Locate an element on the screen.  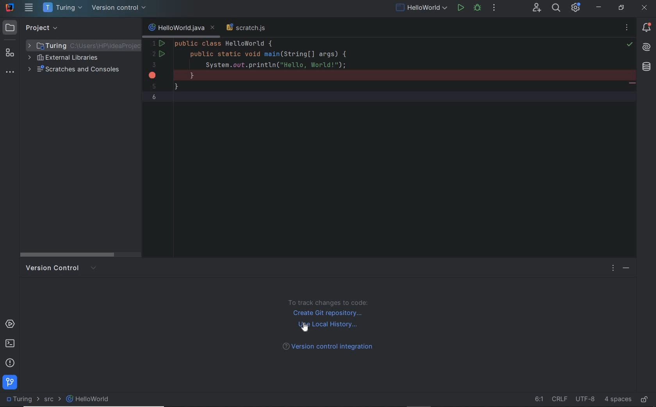
system name is located at coordinates (9, 7).